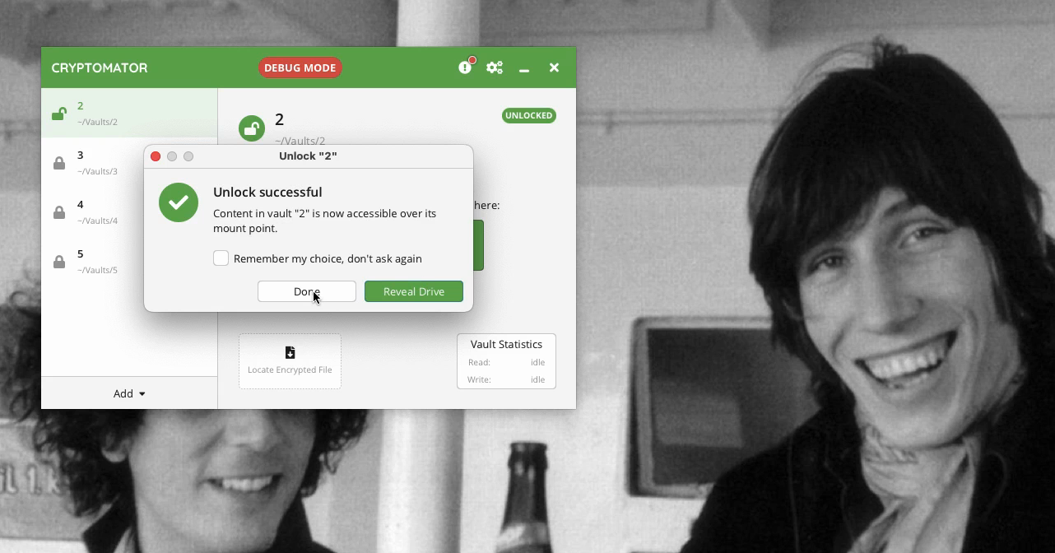 The image size is (1055, 553). What do you see at coordinates (507, 361) in the screenshot?
I see `Vault Statistics` at bounding box center [507, 361].